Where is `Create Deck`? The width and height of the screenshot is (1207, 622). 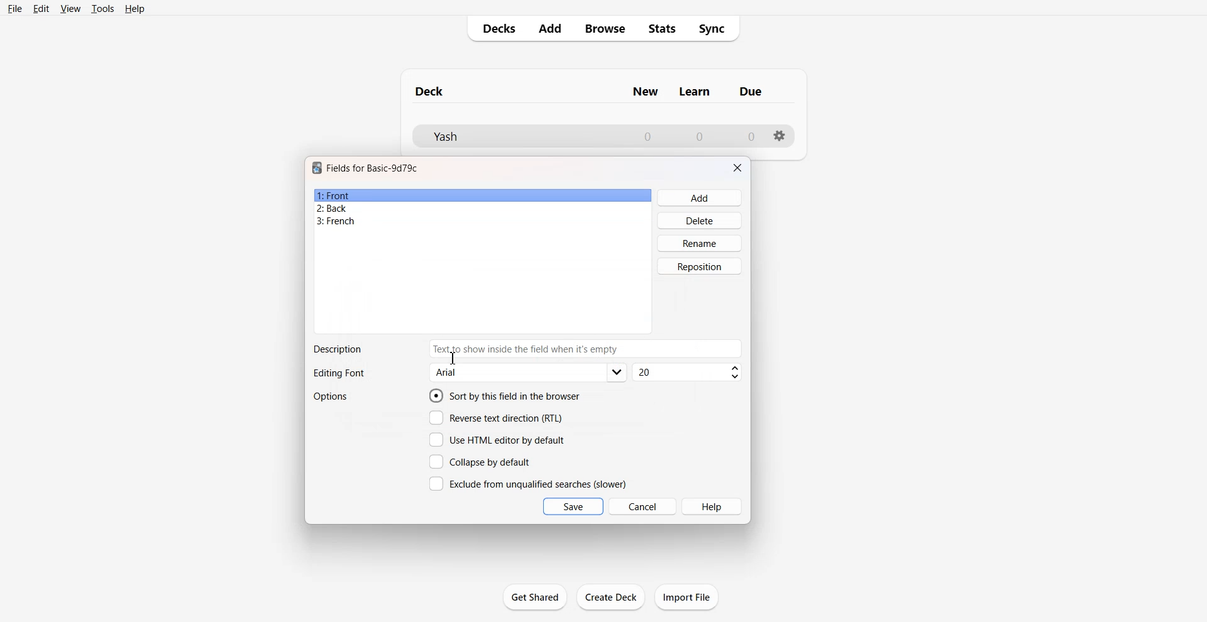 Create Deck is located at coordinates (612, 596).